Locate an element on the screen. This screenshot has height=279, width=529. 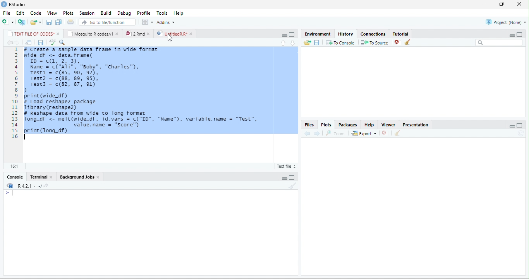
close is located at coordinates (59, 34).